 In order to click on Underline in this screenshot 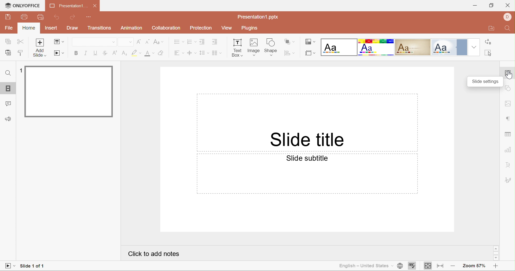, I will do `click(95, 53)`.